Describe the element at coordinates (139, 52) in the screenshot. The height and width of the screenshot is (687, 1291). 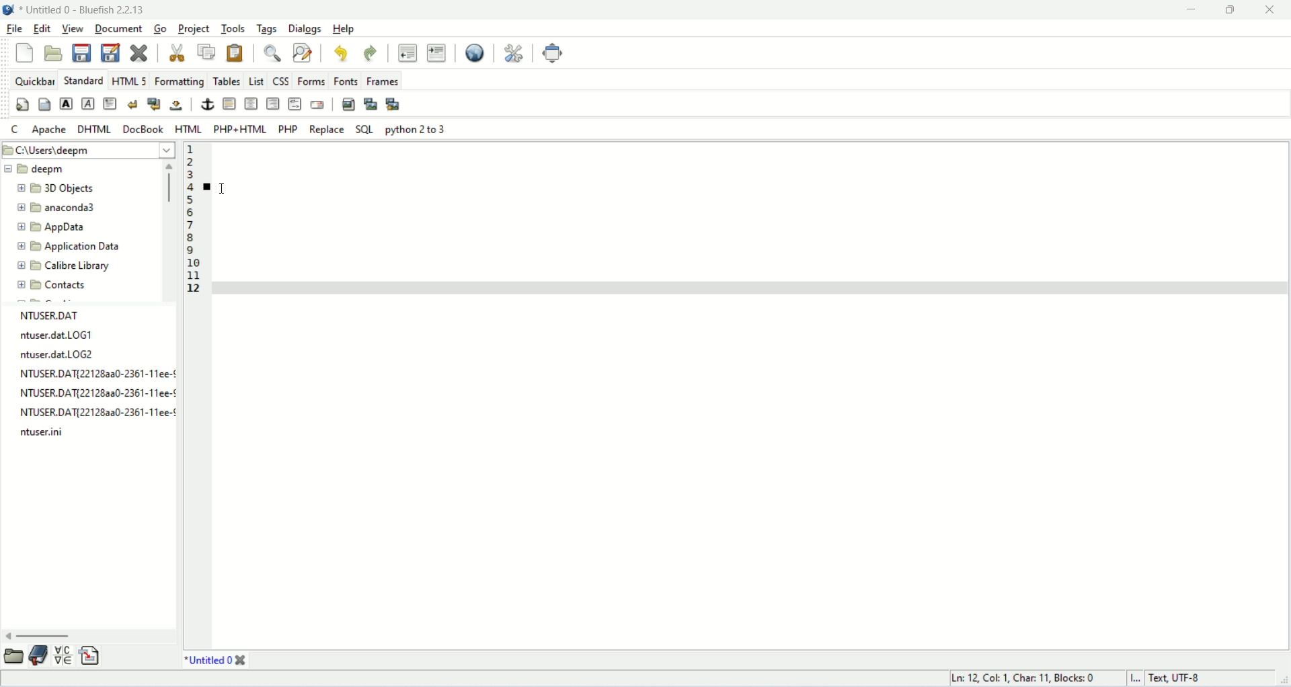
I see `close current file` at that location.